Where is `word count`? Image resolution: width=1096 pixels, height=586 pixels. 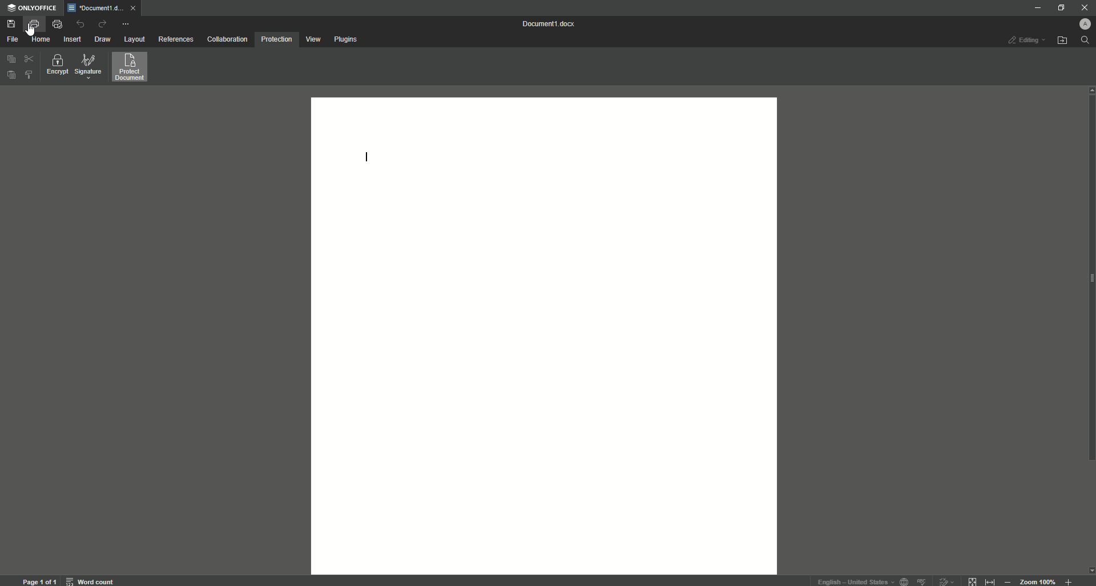 word count is located at coordinates (89, 581).